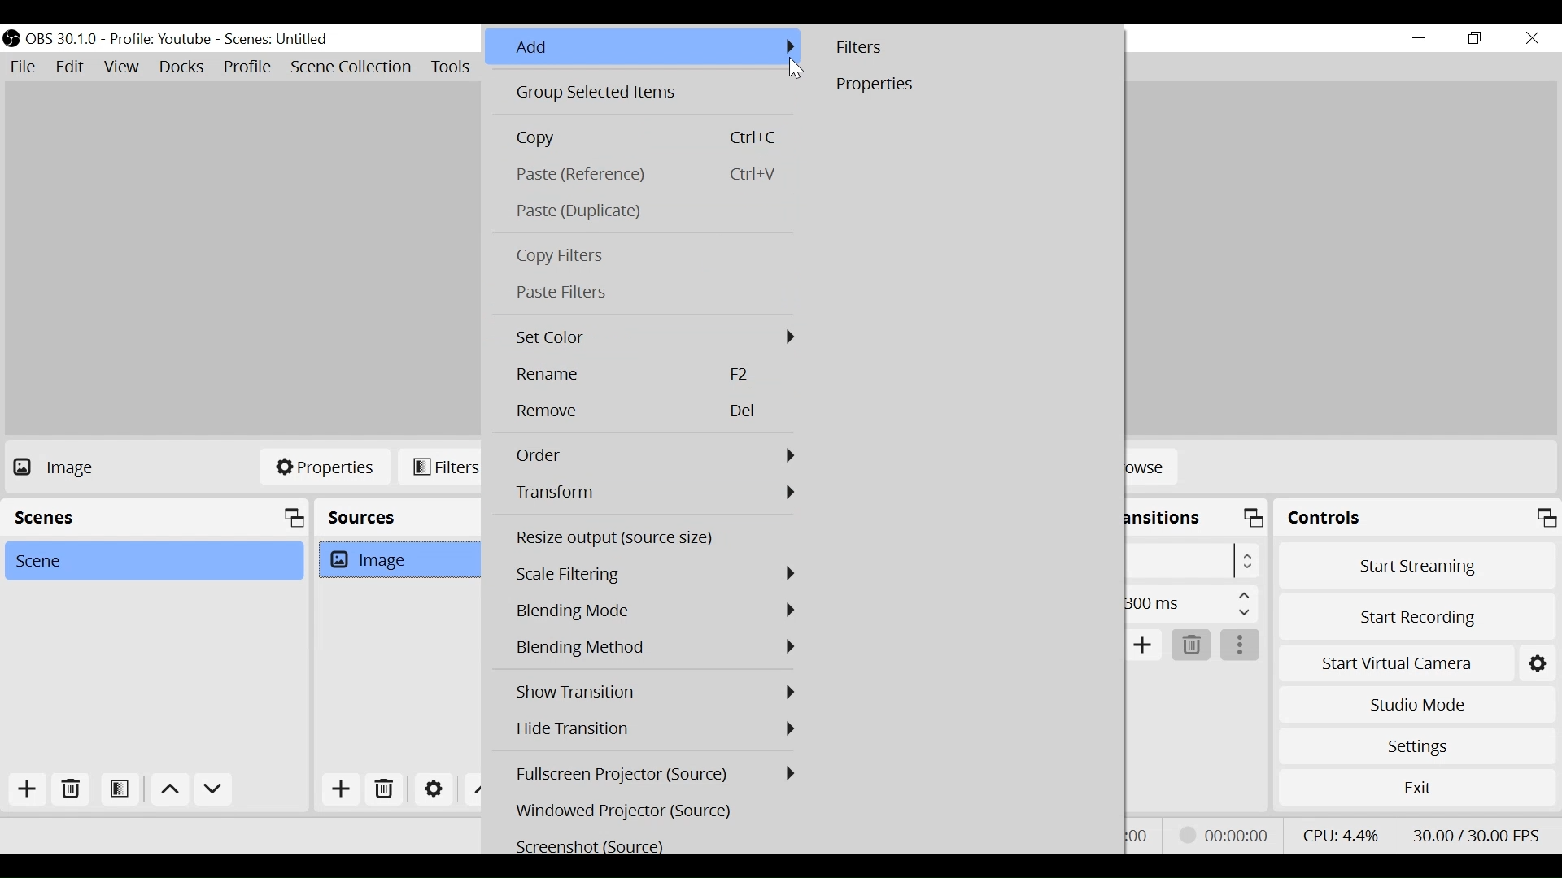 The width and height of the screenshot is (1562, 878). What do you see at coordinates (23, 68) in the screenshot?
I see `File` at bounding box center [23, 68].